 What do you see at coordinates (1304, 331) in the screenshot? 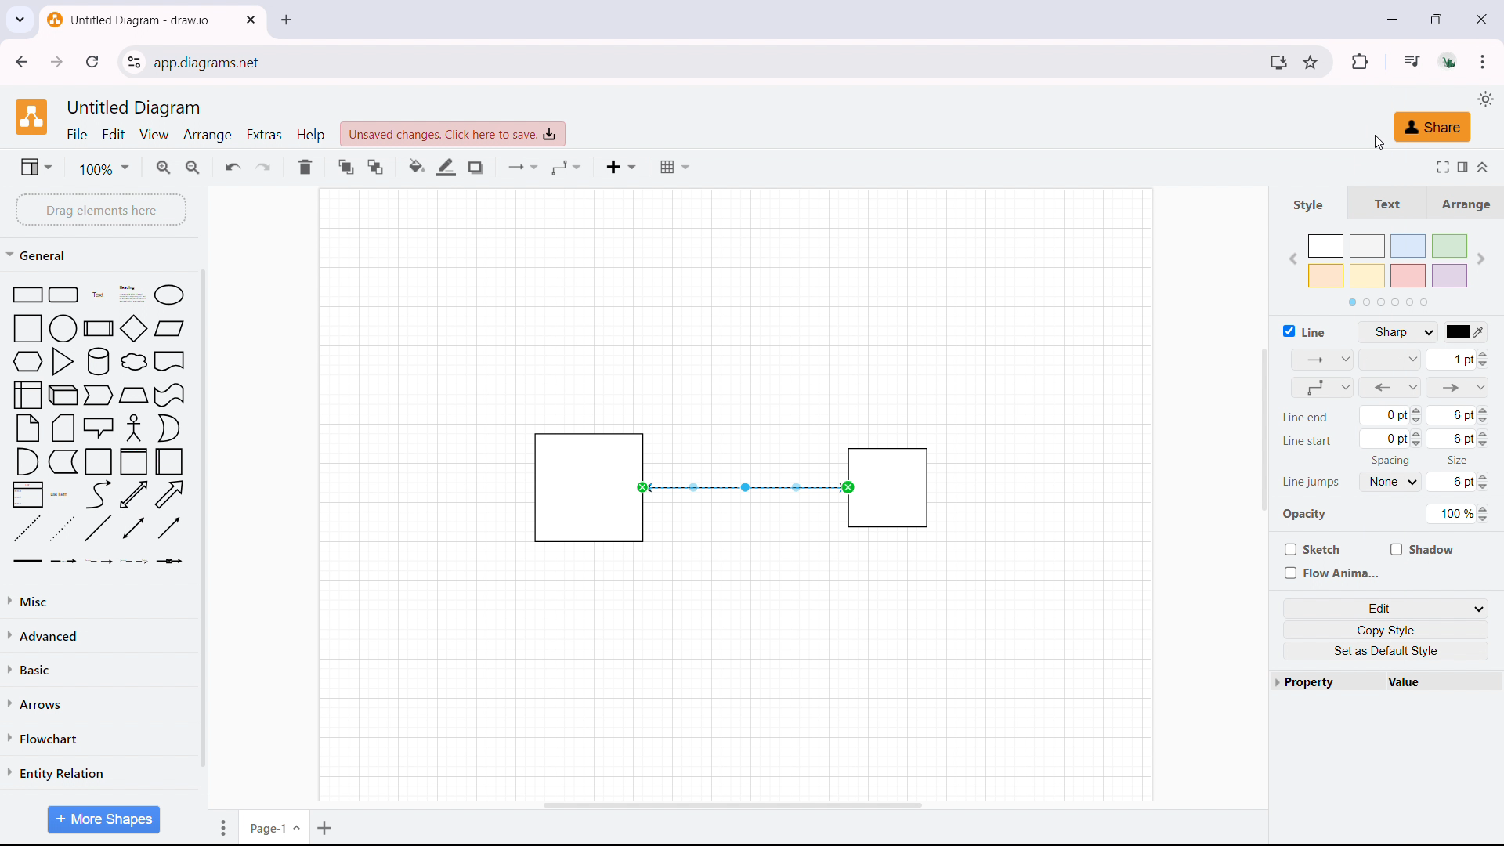
I see `line` at bounding box center [1304, 331].